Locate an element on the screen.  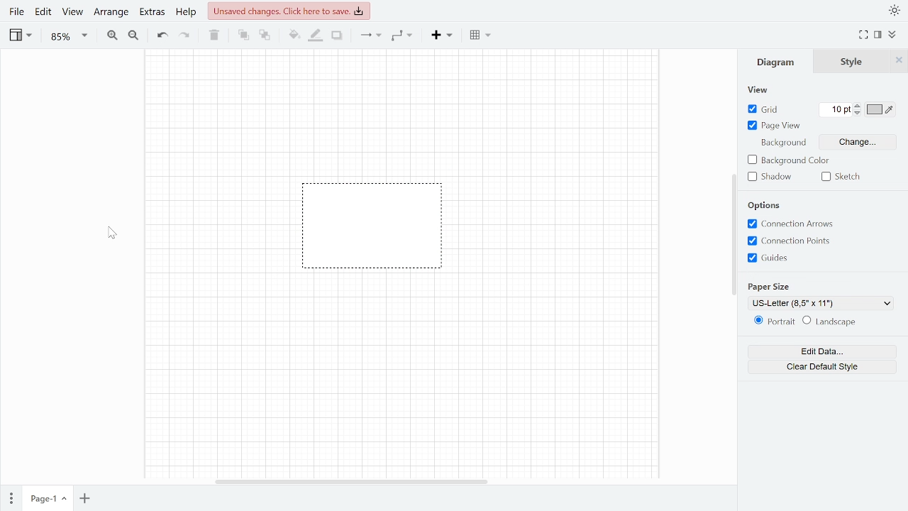
Guides is located at coordinates (789, 258).